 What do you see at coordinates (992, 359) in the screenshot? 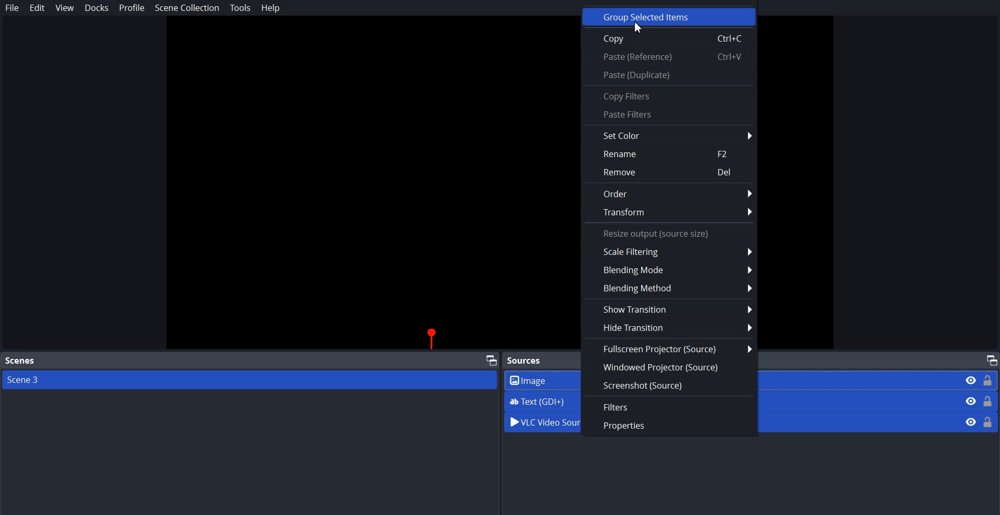
I see `Maximize` at bounding box center [992, 359].